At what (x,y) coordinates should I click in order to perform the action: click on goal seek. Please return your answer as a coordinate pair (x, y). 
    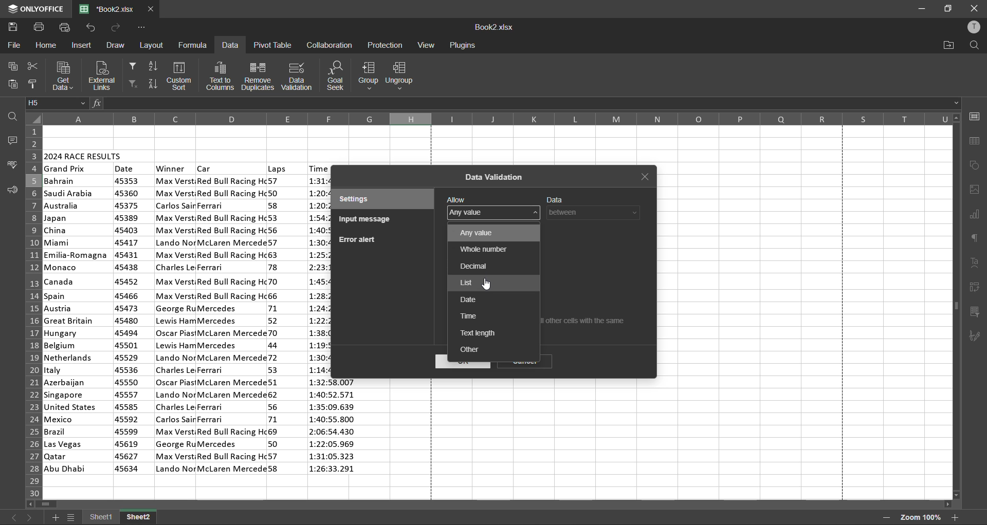
    Looking at the image, I should click on (338, 76).